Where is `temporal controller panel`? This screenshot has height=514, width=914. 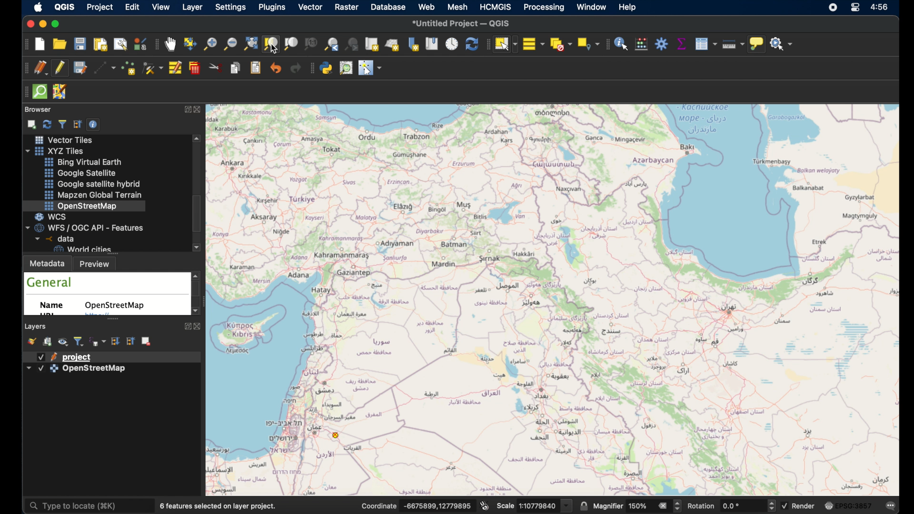
temporal controller panel is located at coordinates (452, 43).